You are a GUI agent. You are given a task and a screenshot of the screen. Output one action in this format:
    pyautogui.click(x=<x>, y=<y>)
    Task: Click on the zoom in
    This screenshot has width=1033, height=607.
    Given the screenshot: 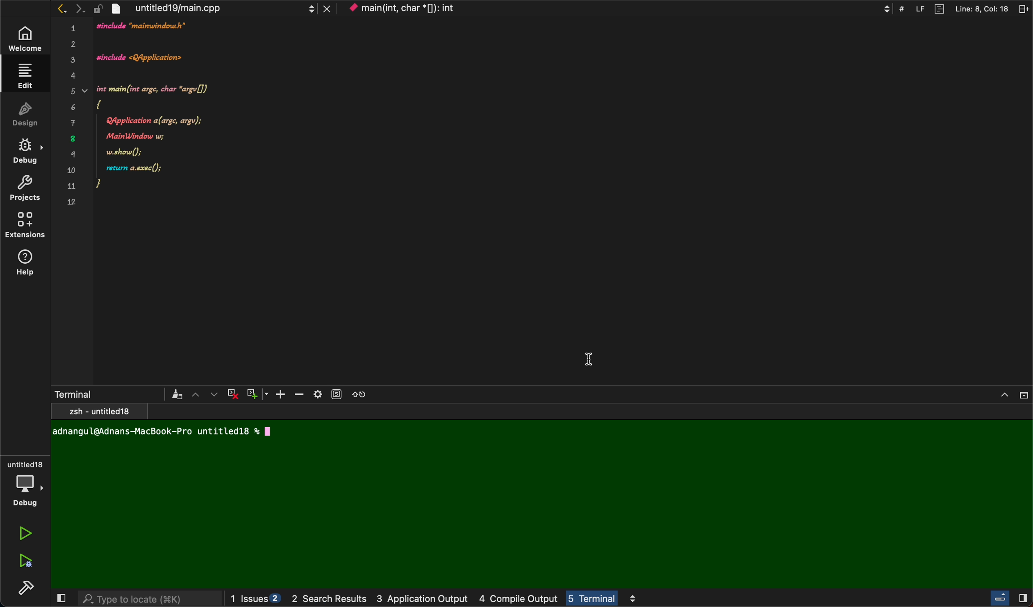 What is the action you would take?
    pyautogui.click(x=274, y=394)
    